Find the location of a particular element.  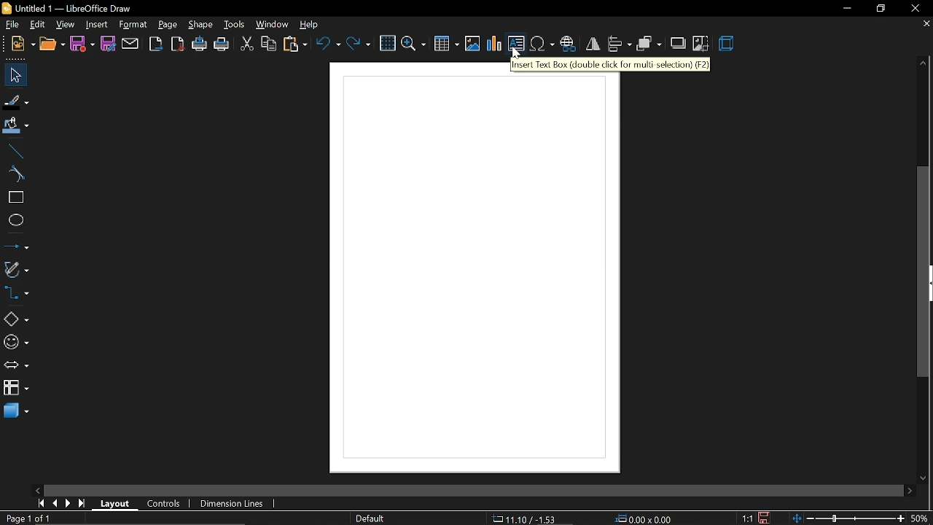

undo is located at coordinates (328, 43).